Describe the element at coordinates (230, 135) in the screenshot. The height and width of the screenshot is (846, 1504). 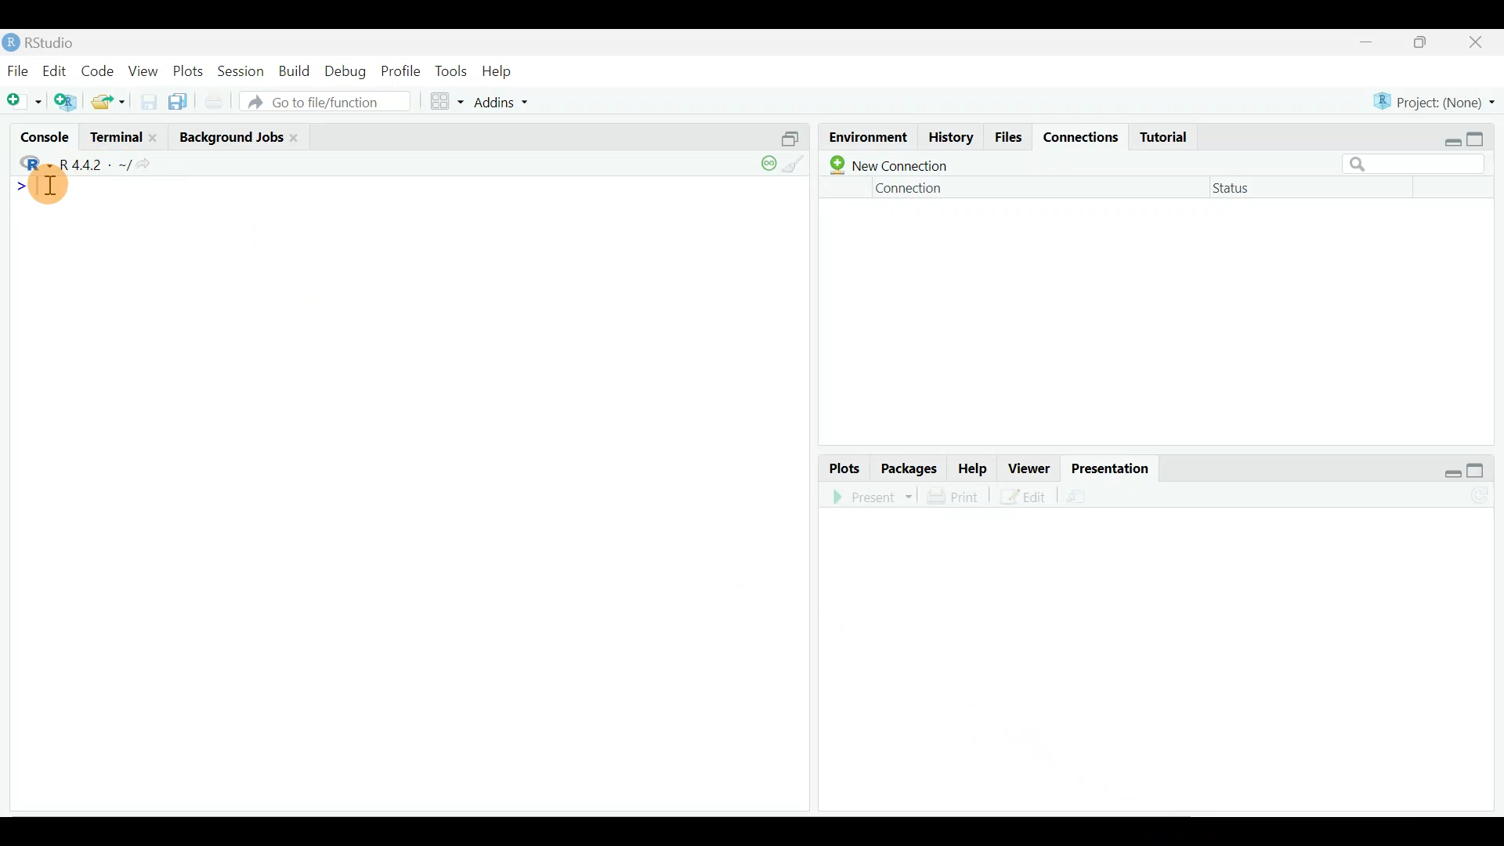
I see `Background jobs` at that location.